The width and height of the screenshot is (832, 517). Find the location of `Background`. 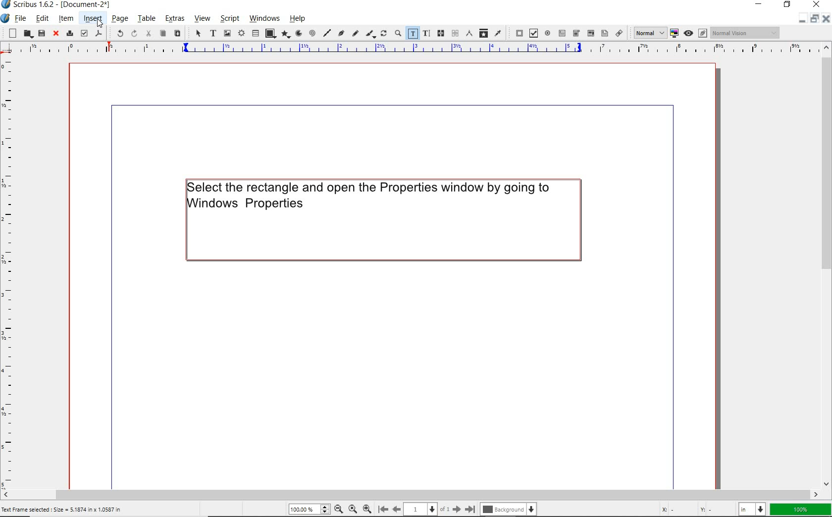

Background is located at coordinates (510, 508).